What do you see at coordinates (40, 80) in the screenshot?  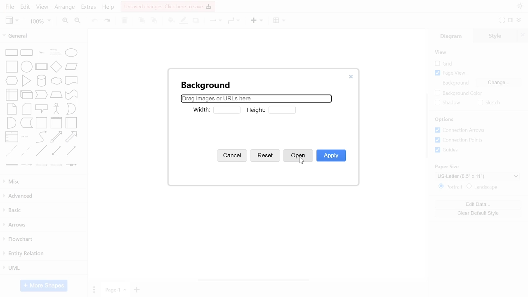 I see `general shapes` at bounding box center [40, 80].